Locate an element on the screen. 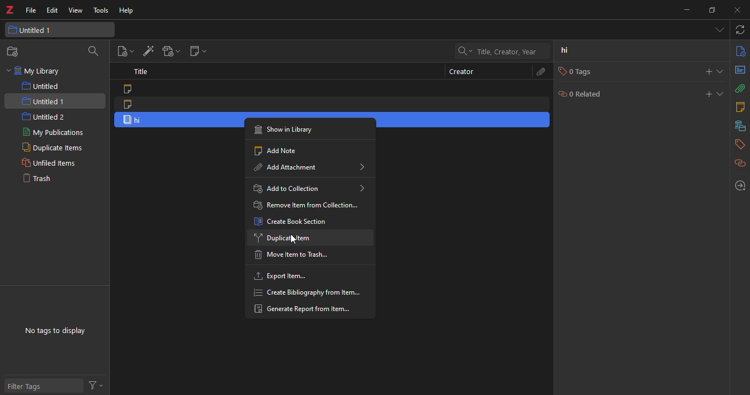  new note is located at coordinates (199, 51).